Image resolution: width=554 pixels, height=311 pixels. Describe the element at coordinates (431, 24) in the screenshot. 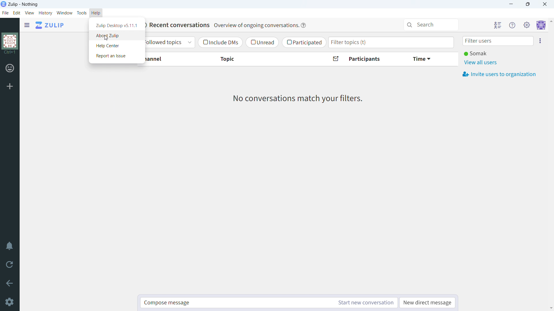

I see `search` at that location.